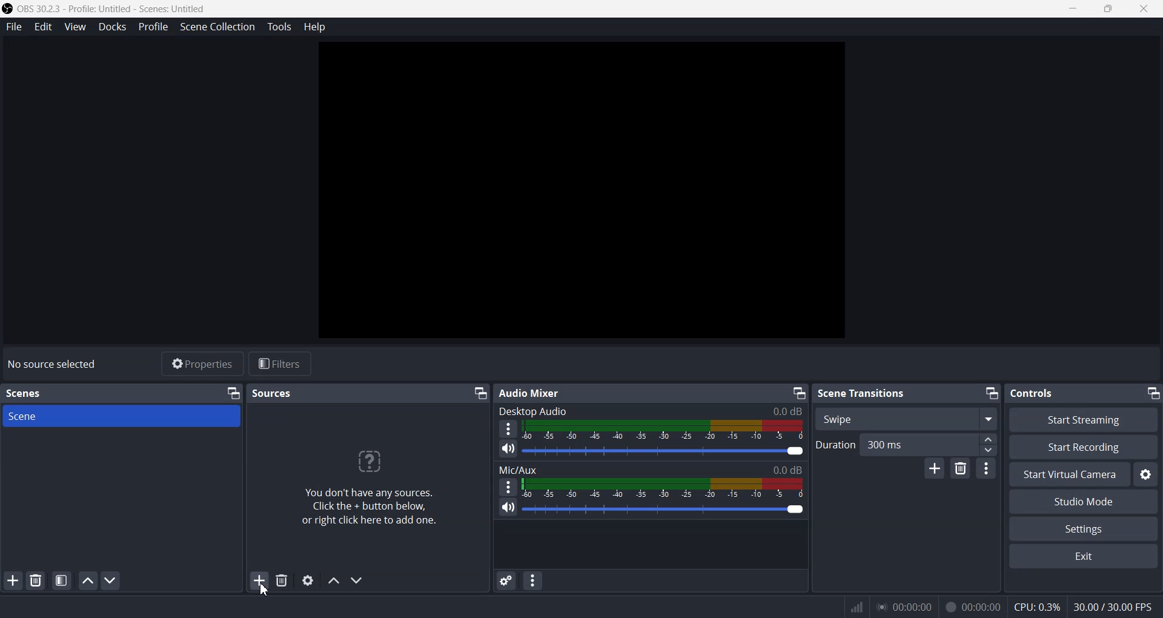 Image resolution: width=1163 pixels, height=618 pixels. I want to click on Swipe, so click(907, 418).